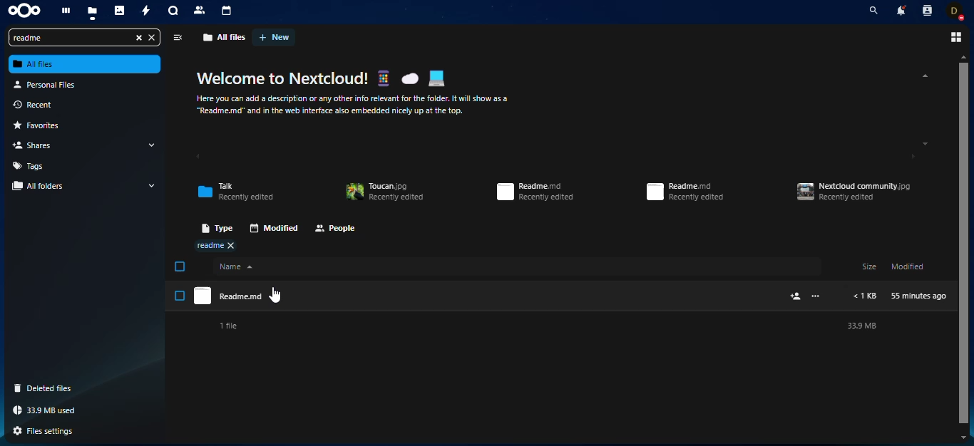  Describe the element at coordinates (518, 266) in the screenshot. I see `name` at that location.